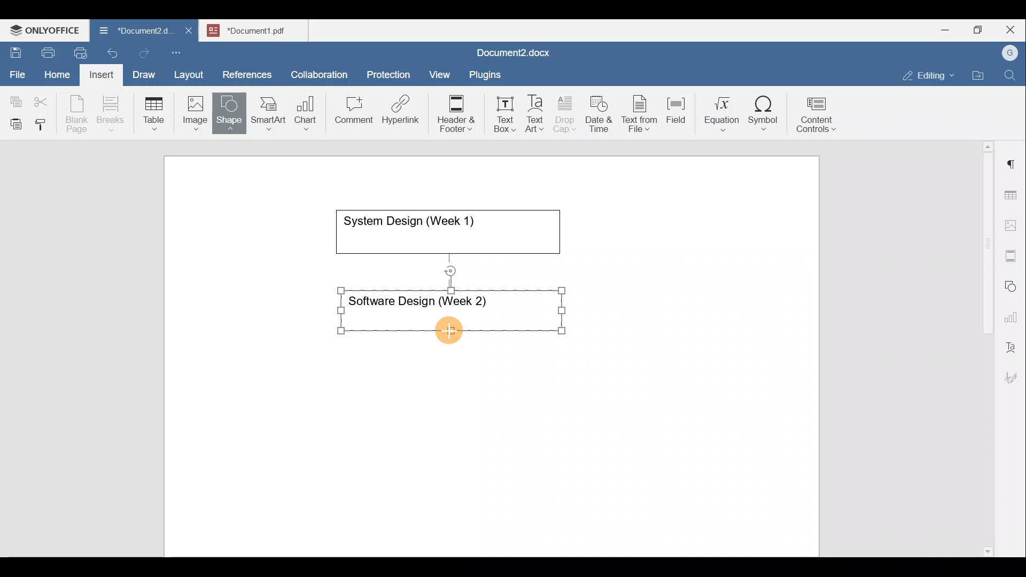 The width and height of the screenshot is (1026, 577). I want to click on Print file, so click(46, 51).